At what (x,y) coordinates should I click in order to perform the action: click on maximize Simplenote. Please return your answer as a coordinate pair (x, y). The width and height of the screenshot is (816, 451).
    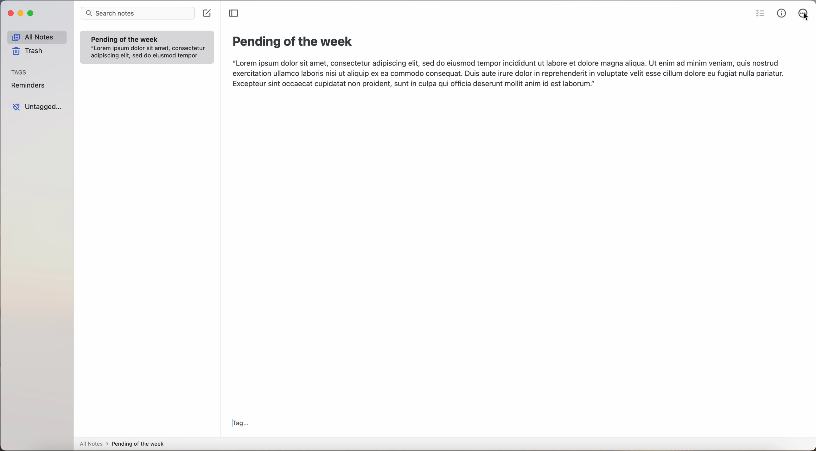
    Looking at the image, I should click on (33, 13).